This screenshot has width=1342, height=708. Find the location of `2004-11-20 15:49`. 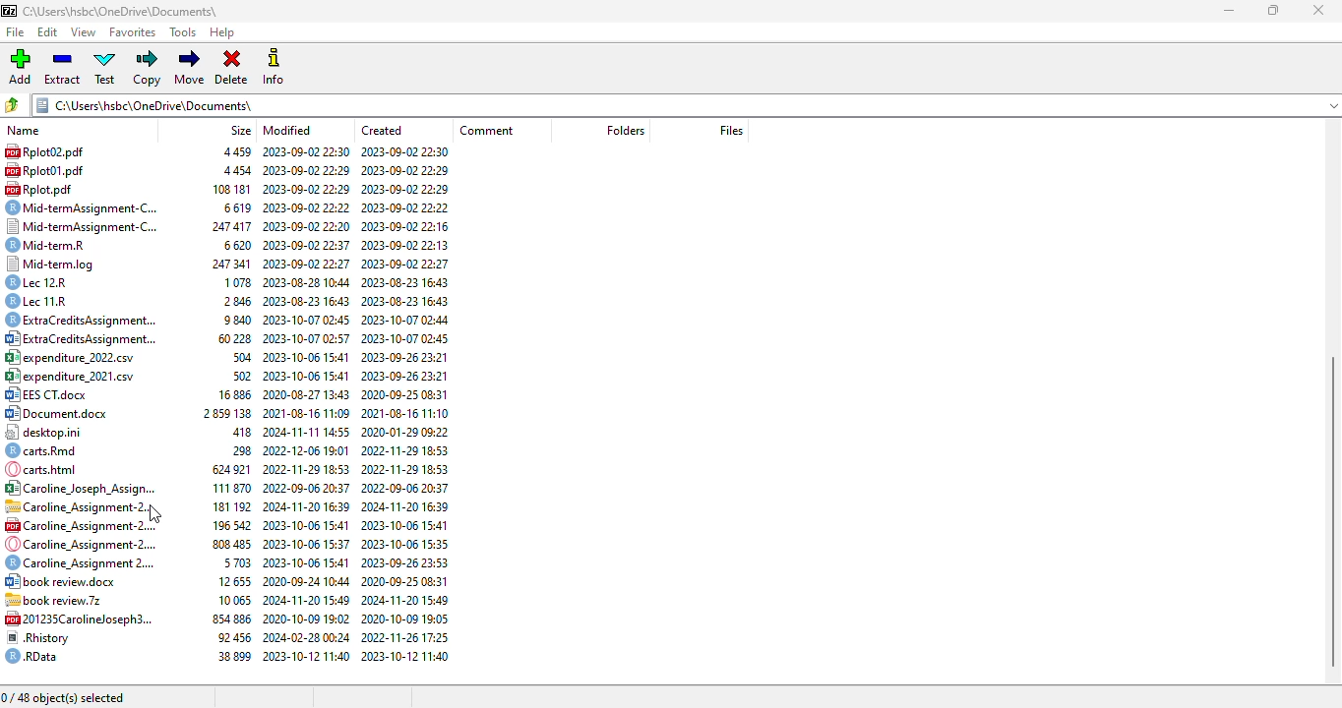

2004-11-20 15:49 is located at coordinates (403, 599).